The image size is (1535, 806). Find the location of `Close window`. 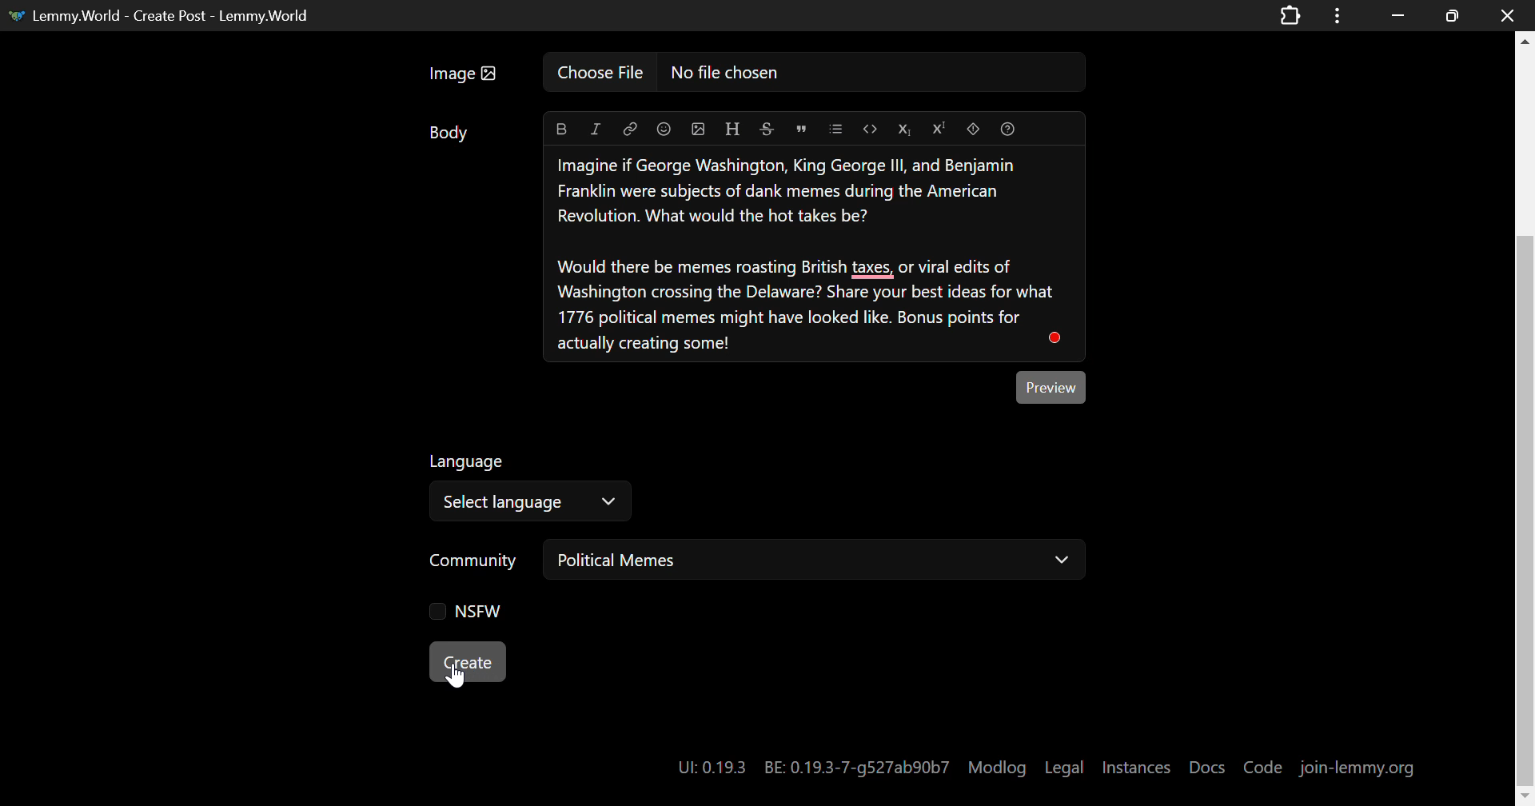

Close window is located at coordinates (1509, 14).